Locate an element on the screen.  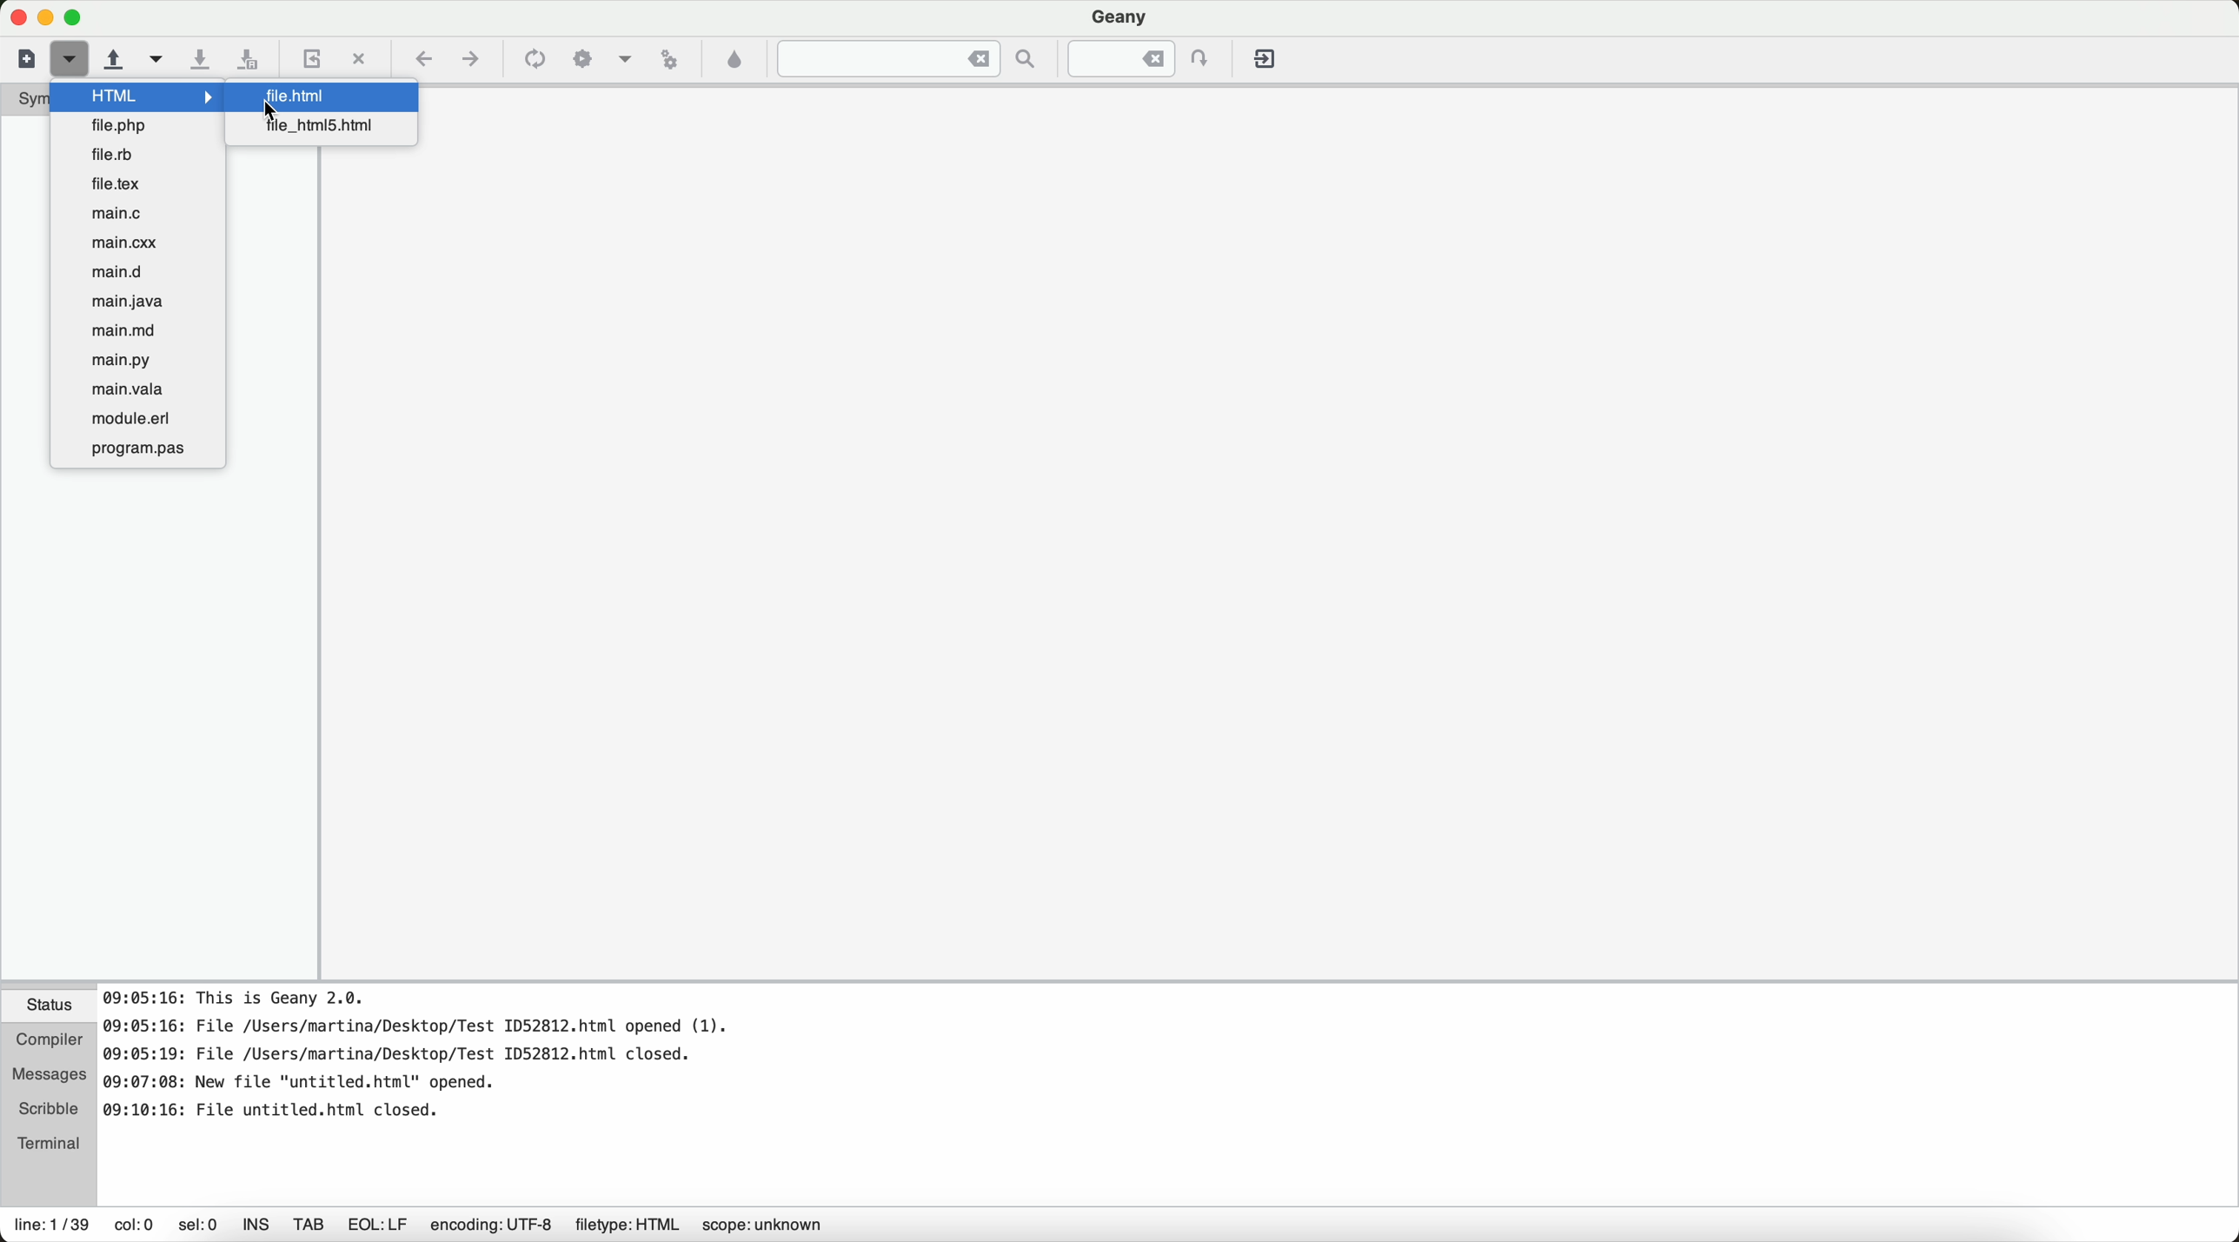
main.cxx is located at coordinates (138, 241).